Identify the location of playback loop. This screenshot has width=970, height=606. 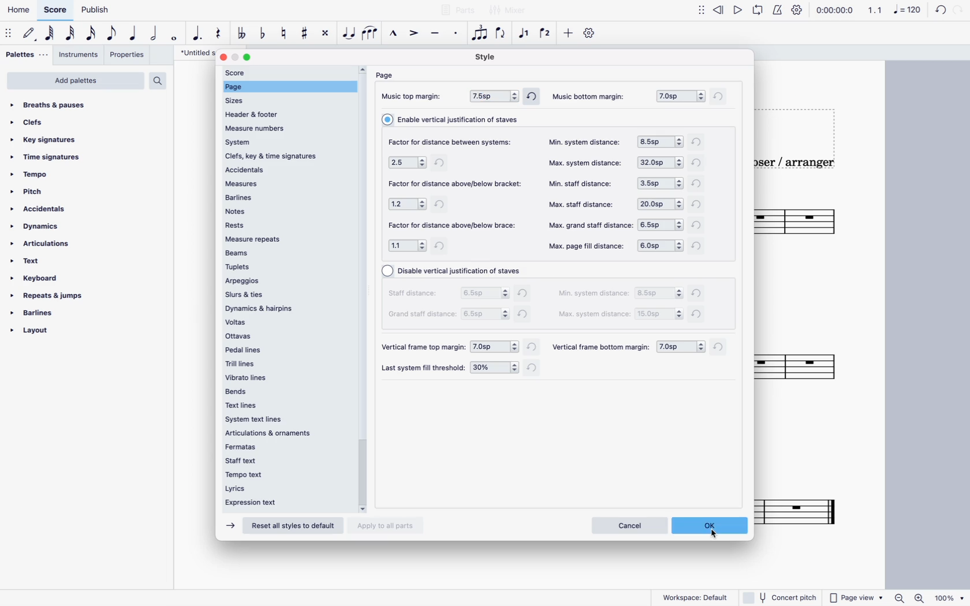
(760, 12).